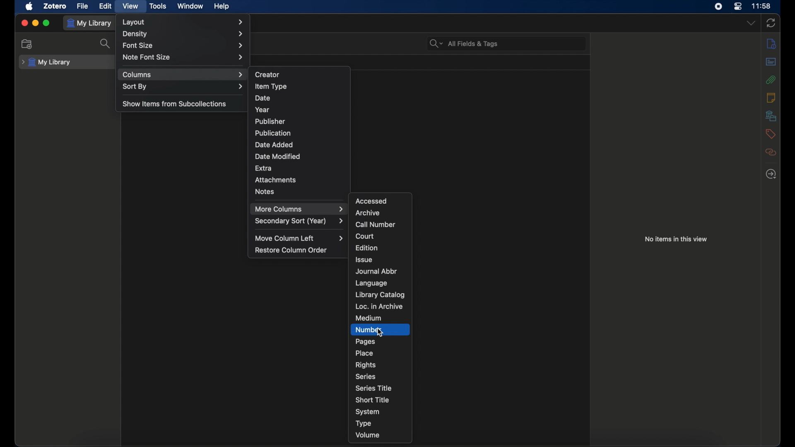 This screenshot has width=795, height=447. I want to click on window, so click(191, 6).